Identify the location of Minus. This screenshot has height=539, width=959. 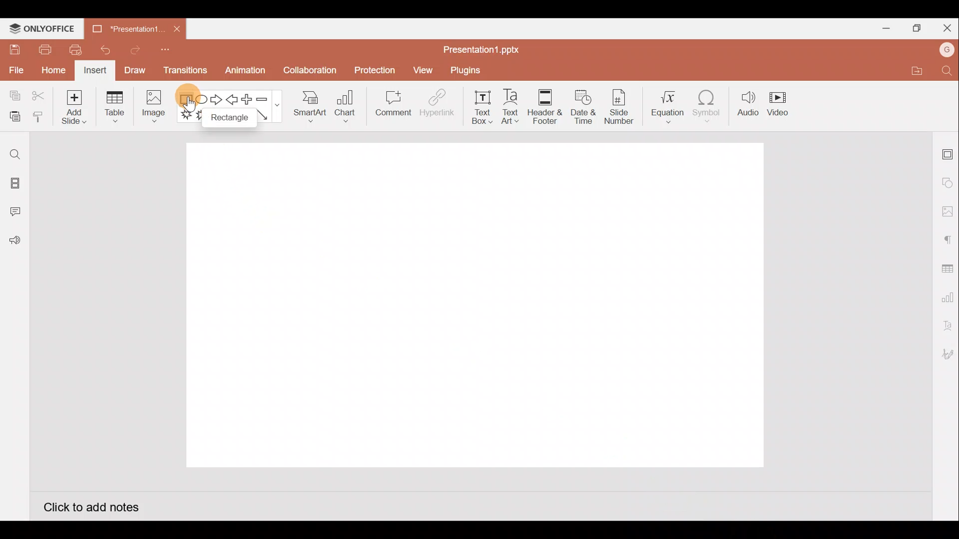
(267, 98).